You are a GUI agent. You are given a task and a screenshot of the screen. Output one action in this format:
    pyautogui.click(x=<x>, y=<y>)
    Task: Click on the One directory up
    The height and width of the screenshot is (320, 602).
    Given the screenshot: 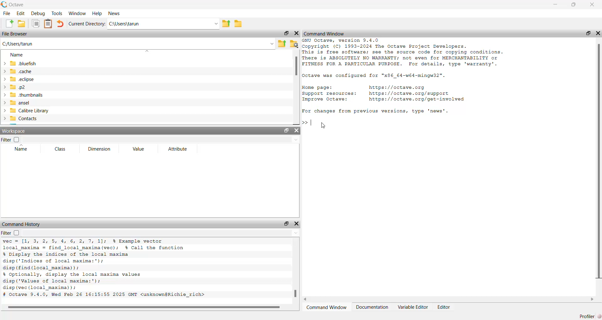 What is the action you would take?
    pyautogui.click(x=282, y=43)
    